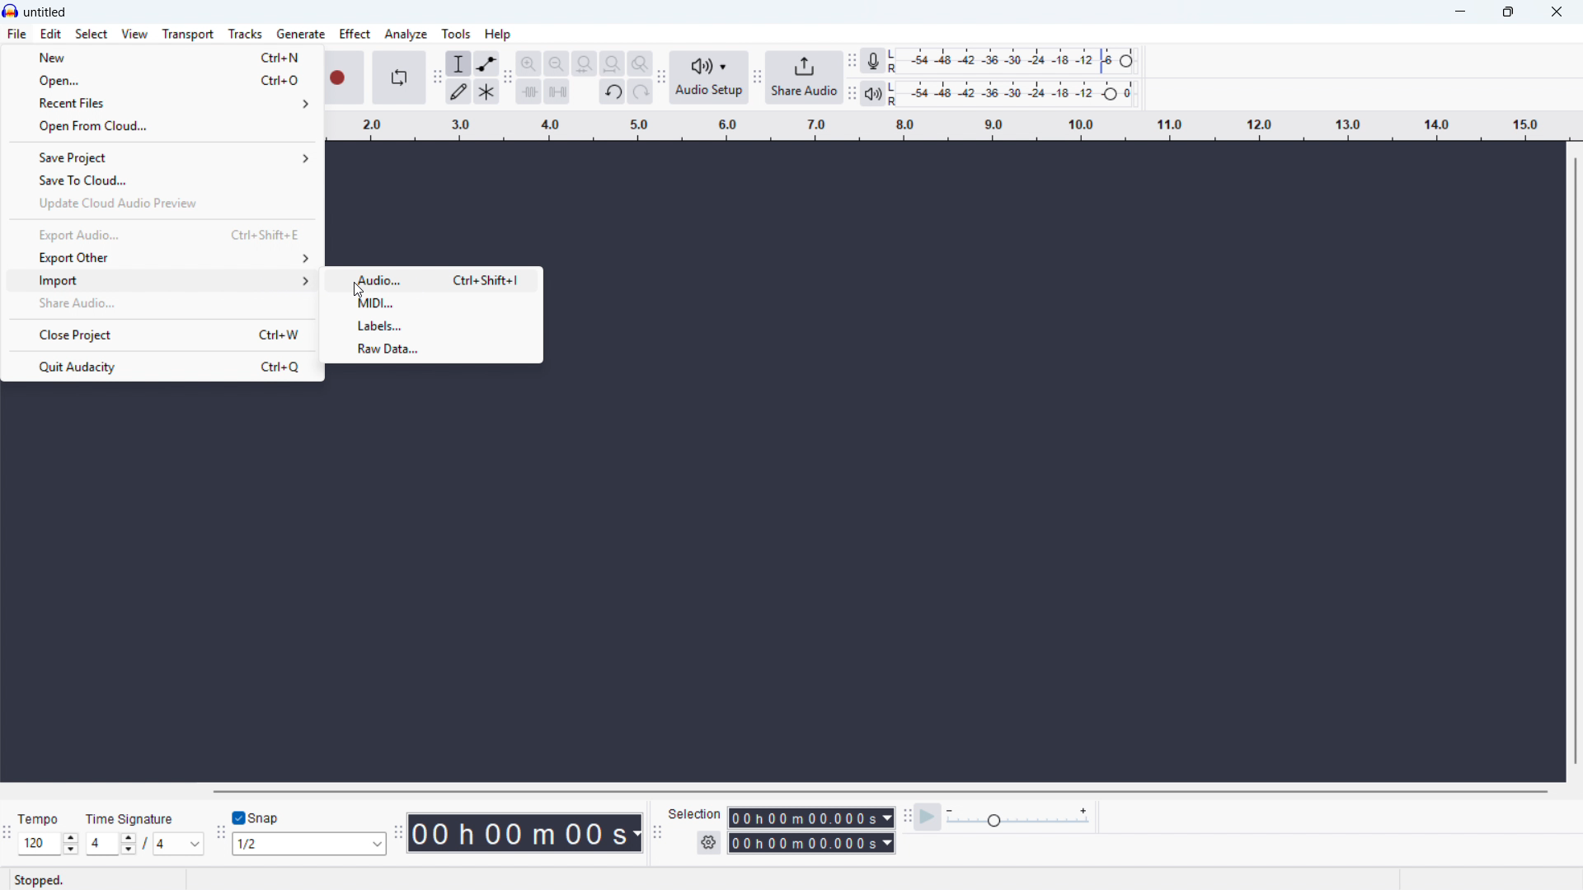 The image size is (1583, 890). I want to click on Toggle snap , so click(256, 817).